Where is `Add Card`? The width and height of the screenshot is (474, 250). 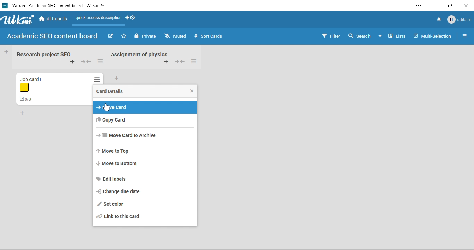
Add Card is located at coordinates (6, 51).